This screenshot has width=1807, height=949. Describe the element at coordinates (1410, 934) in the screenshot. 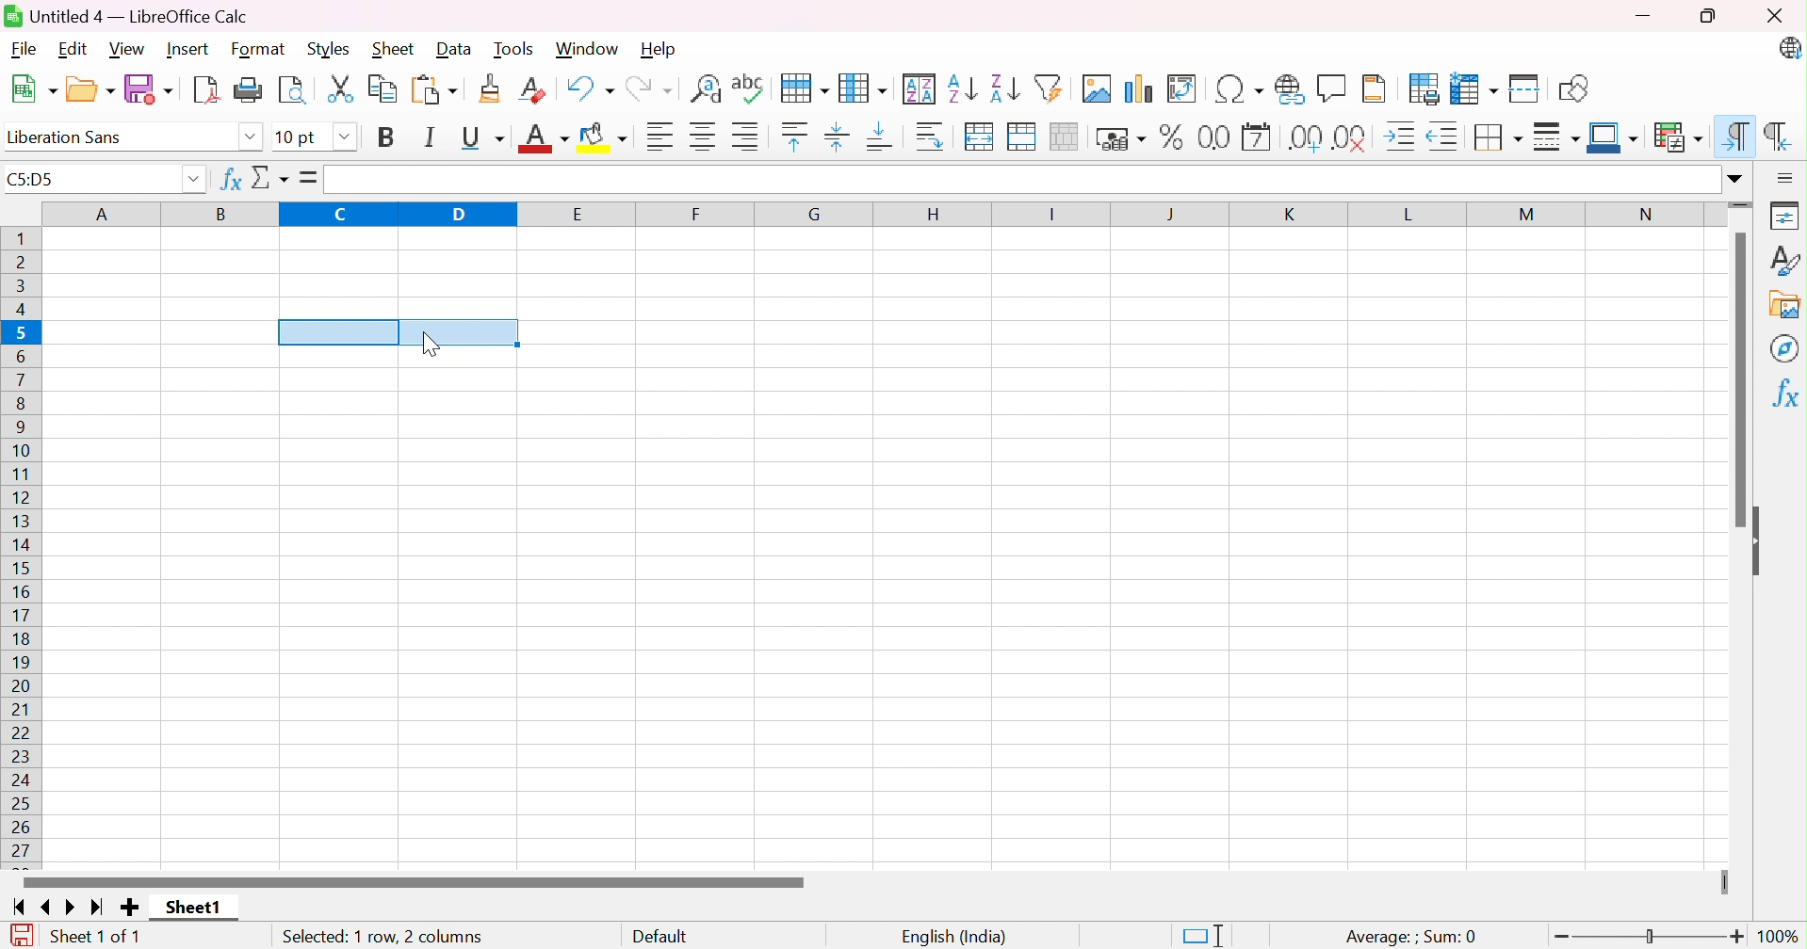

I see `Average: ;Sum: 0` at that location.